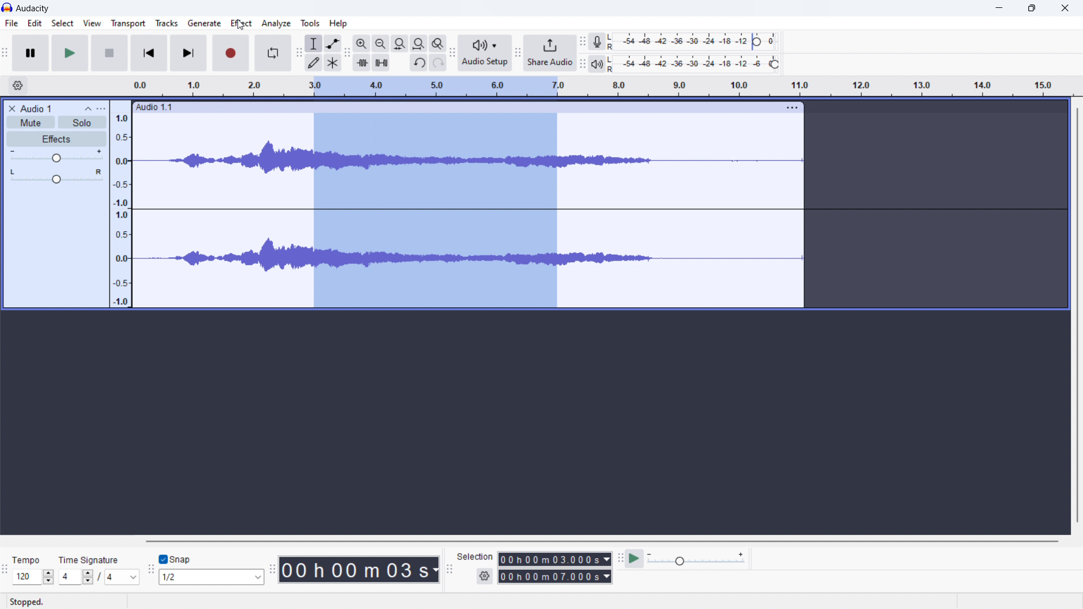 This screenshot has height=609, width=1083. What do you see at coordinates (554, 577) in the screenshot?
I see `00 h 00 m 07.000 s` at bounding box center [554, 577].